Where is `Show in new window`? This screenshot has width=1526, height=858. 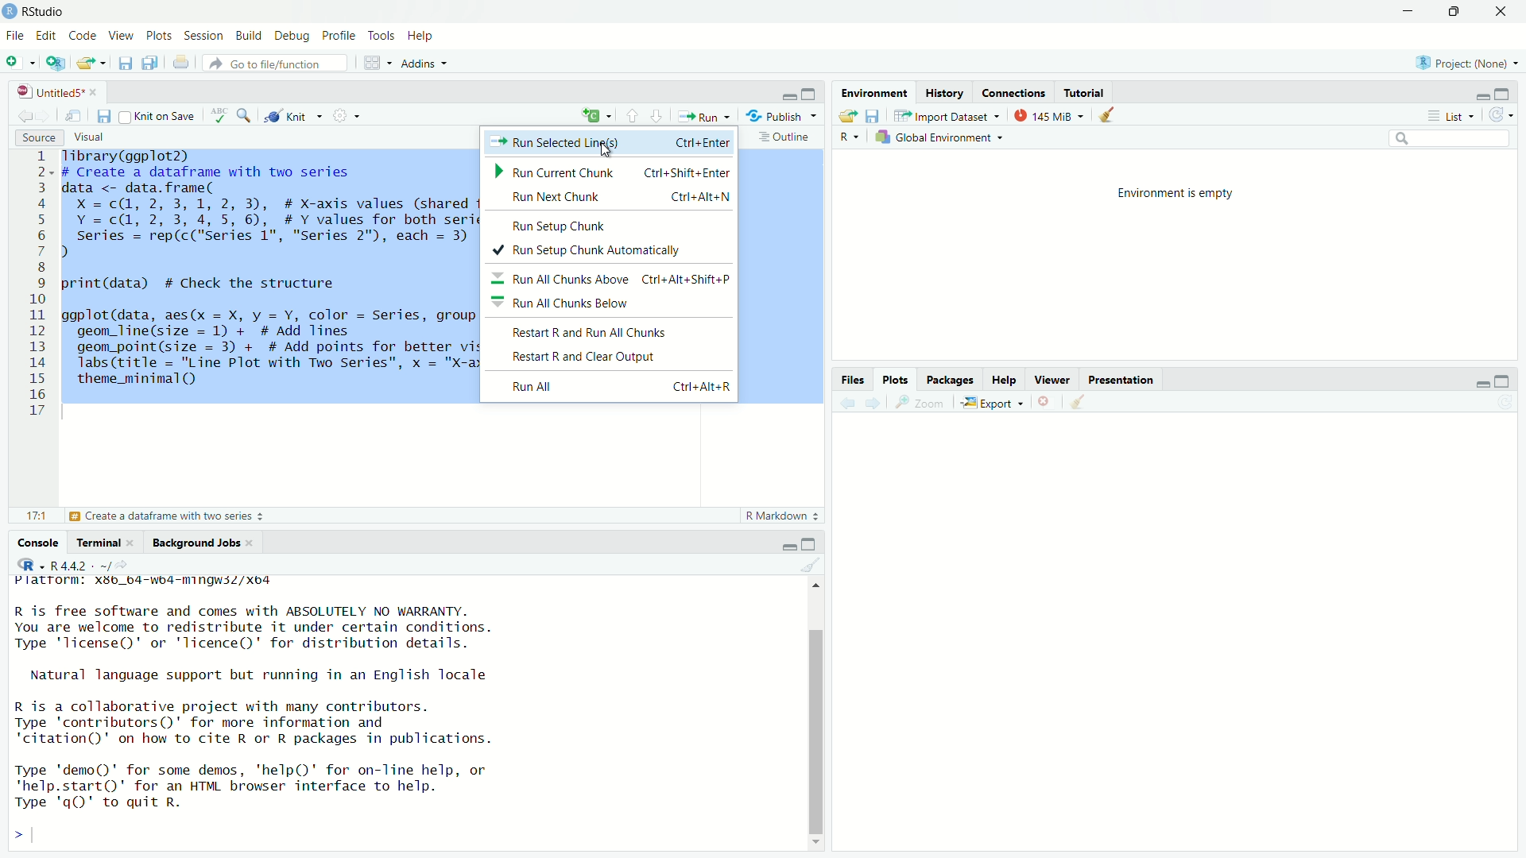
Show in new window is located at coordinates (75, 116).